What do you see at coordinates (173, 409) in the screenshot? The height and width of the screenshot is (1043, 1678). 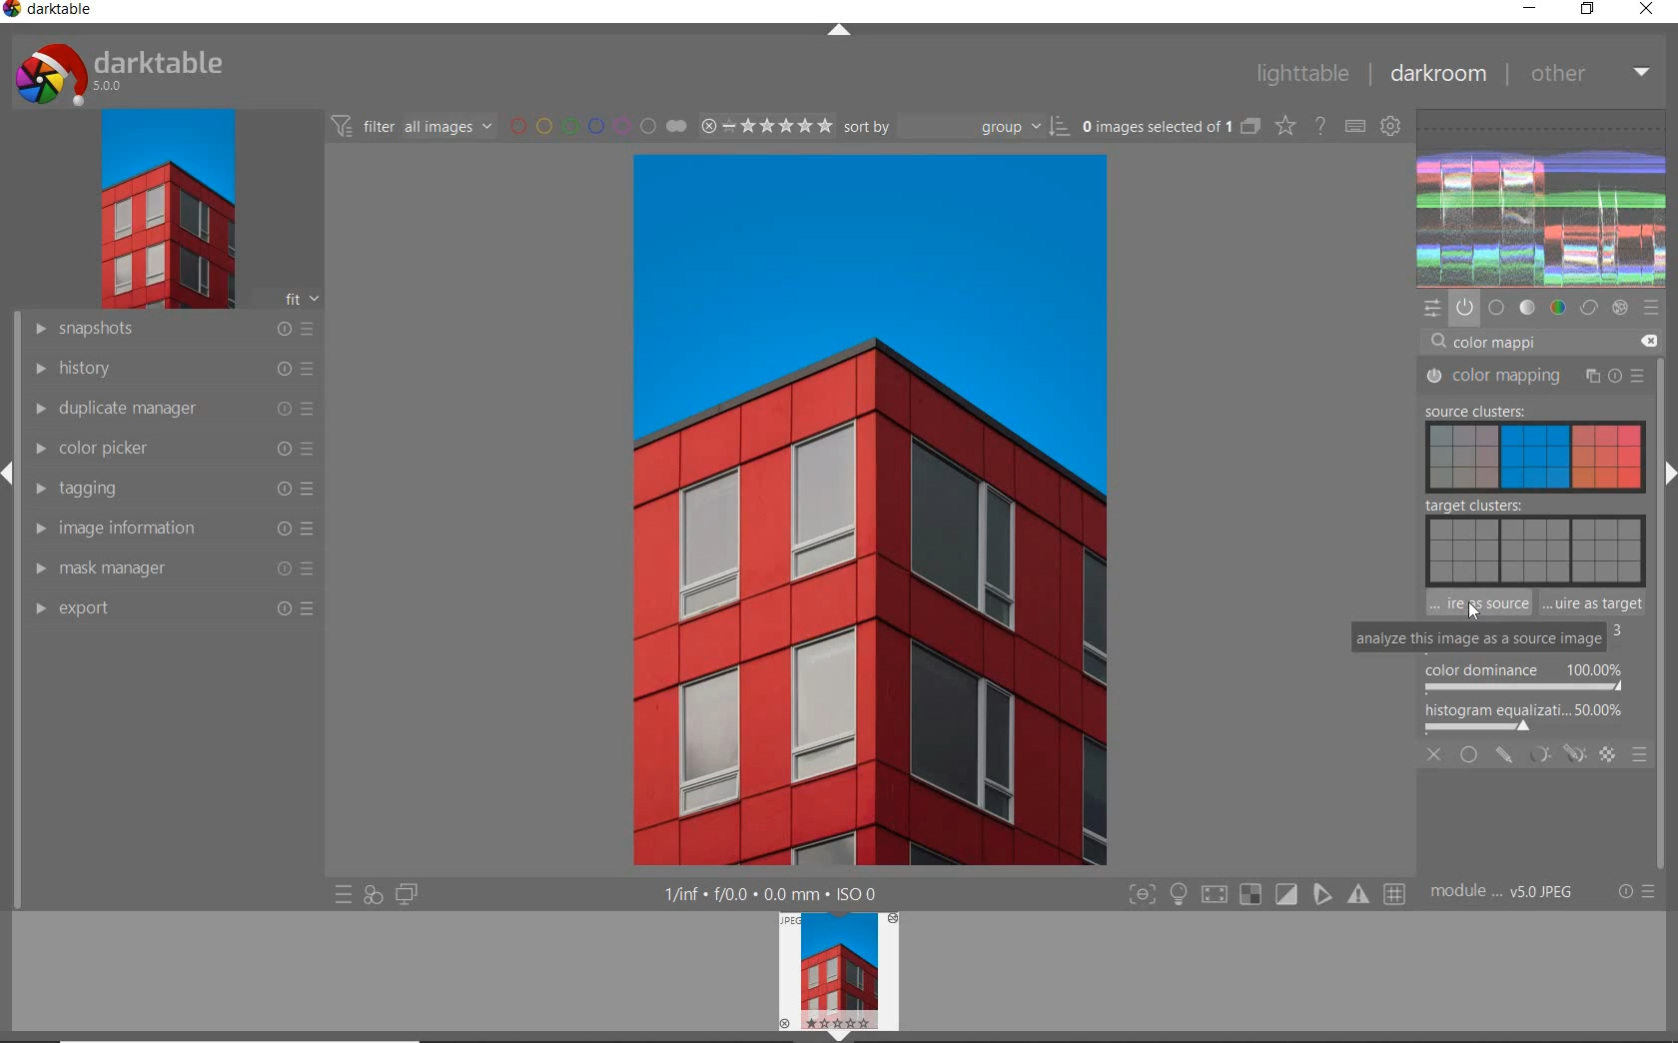 I see `duplicate manager` at bounding box center [173, 409].